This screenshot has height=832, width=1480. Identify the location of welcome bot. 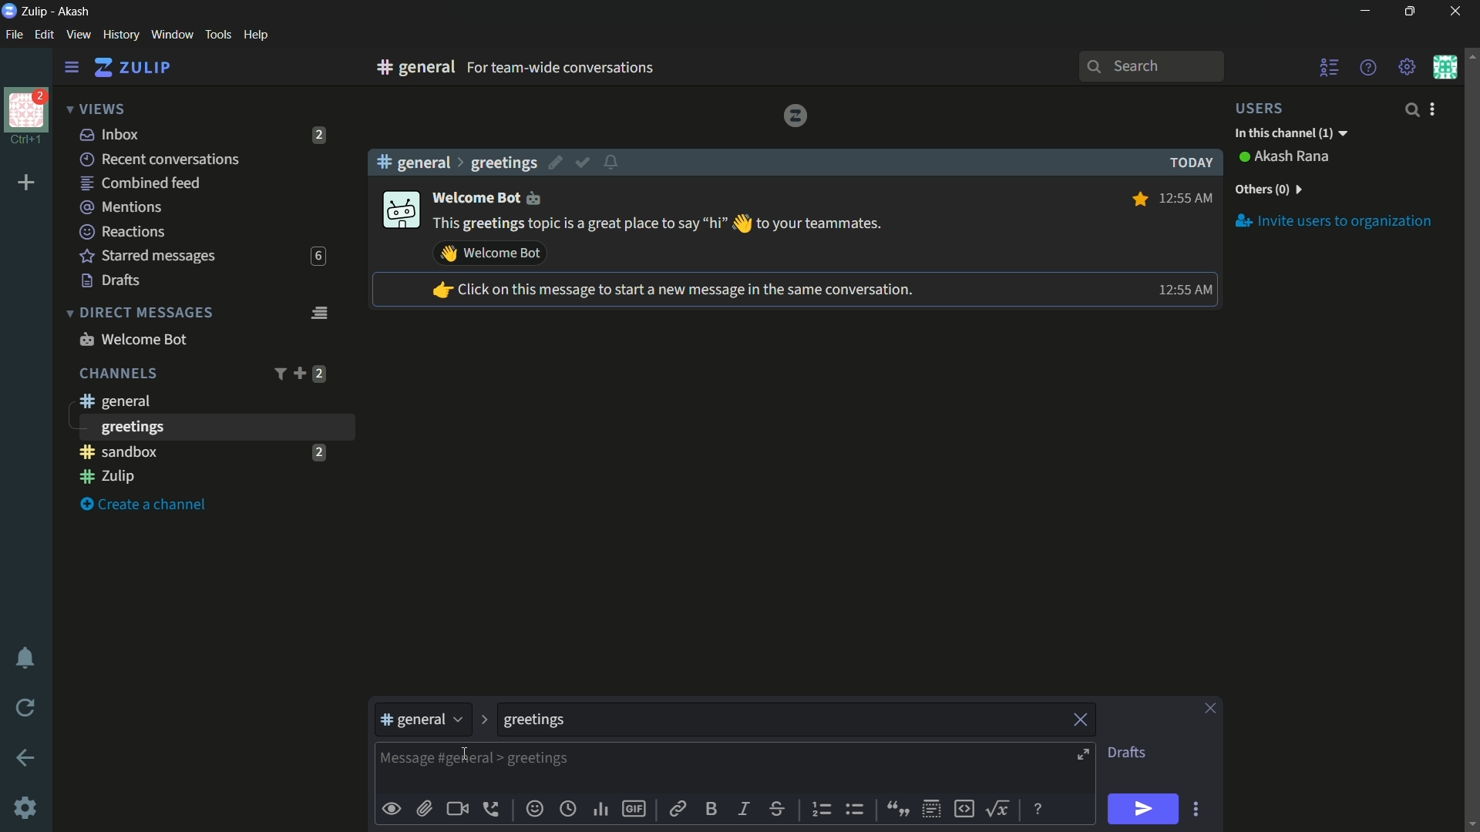
(133, 339).